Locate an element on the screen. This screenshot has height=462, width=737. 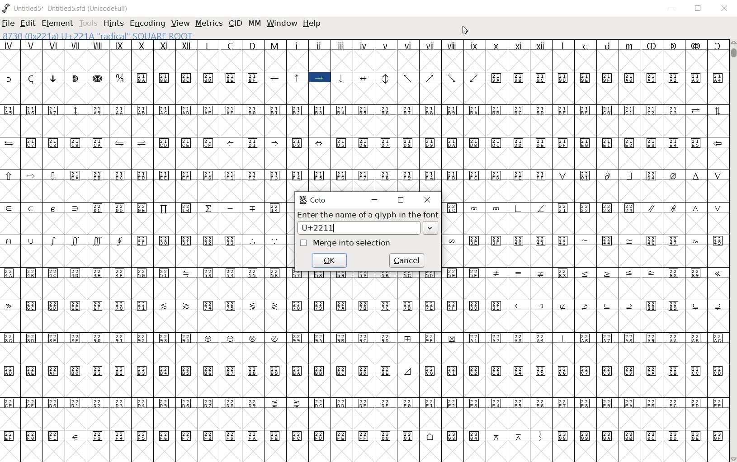
Untitled5* Untitled5.sfd (UnicodeFull) is located at coordinates (67, 8).